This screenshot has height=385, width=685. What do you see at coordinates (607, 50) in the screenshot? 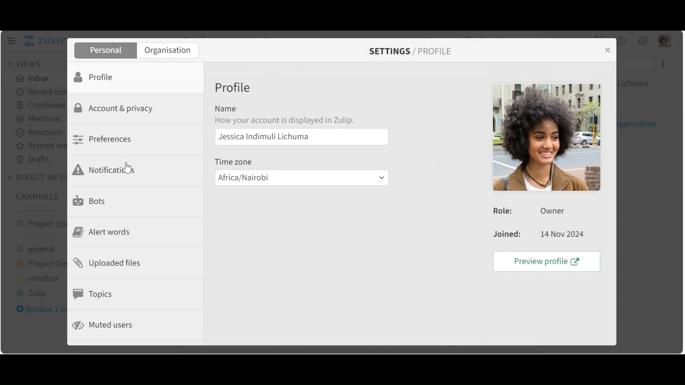
I see `close` at bounding box center [607, 50].